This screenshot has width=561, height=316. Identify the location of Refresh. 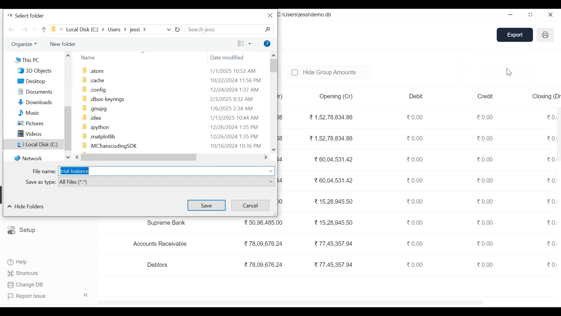
(177, 29).